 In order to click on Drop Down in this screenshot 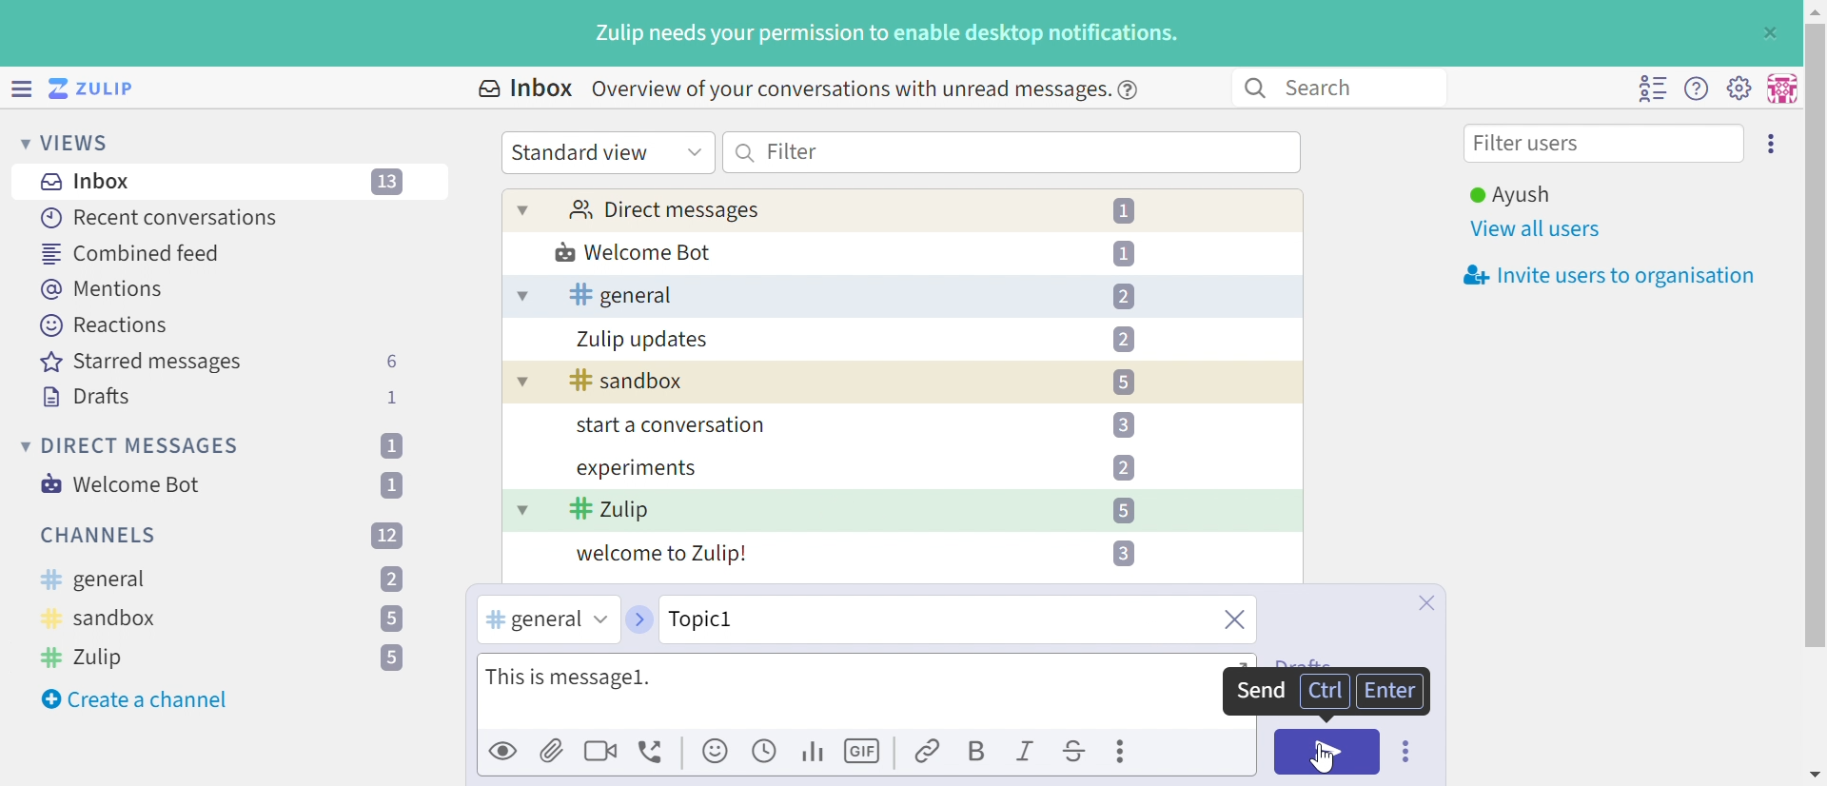, I will do `click(523, 209)`.